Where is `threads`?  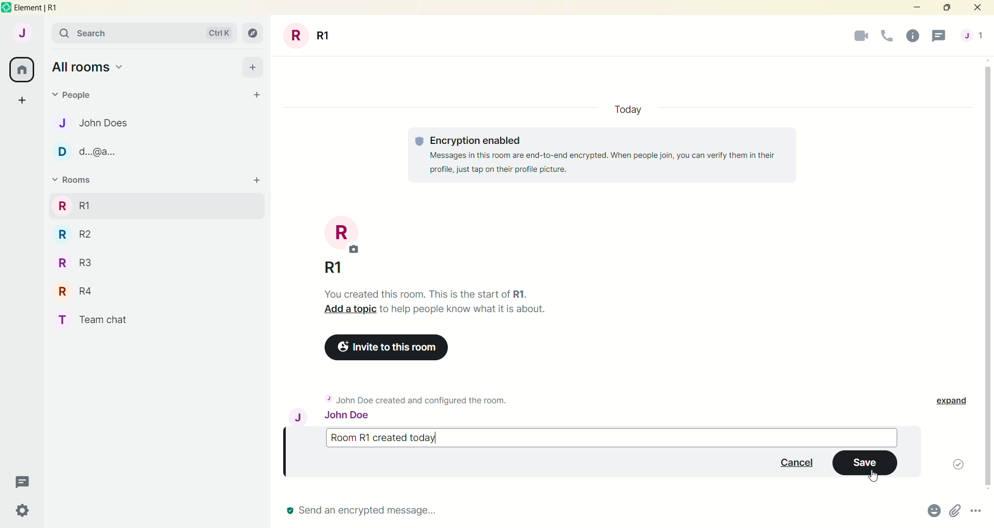
threads is located at coordinates (939, 35).